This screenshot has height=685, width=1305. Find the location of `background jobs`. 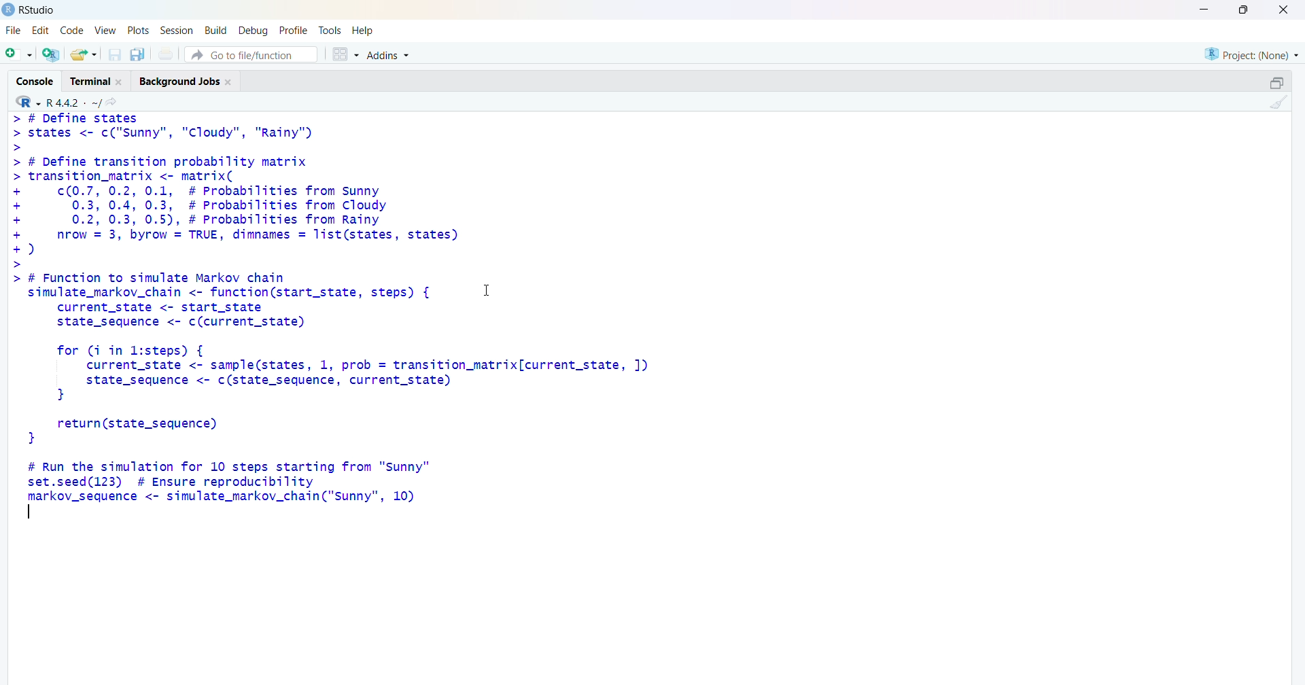

background jobs is located at coordinates (190, 82).